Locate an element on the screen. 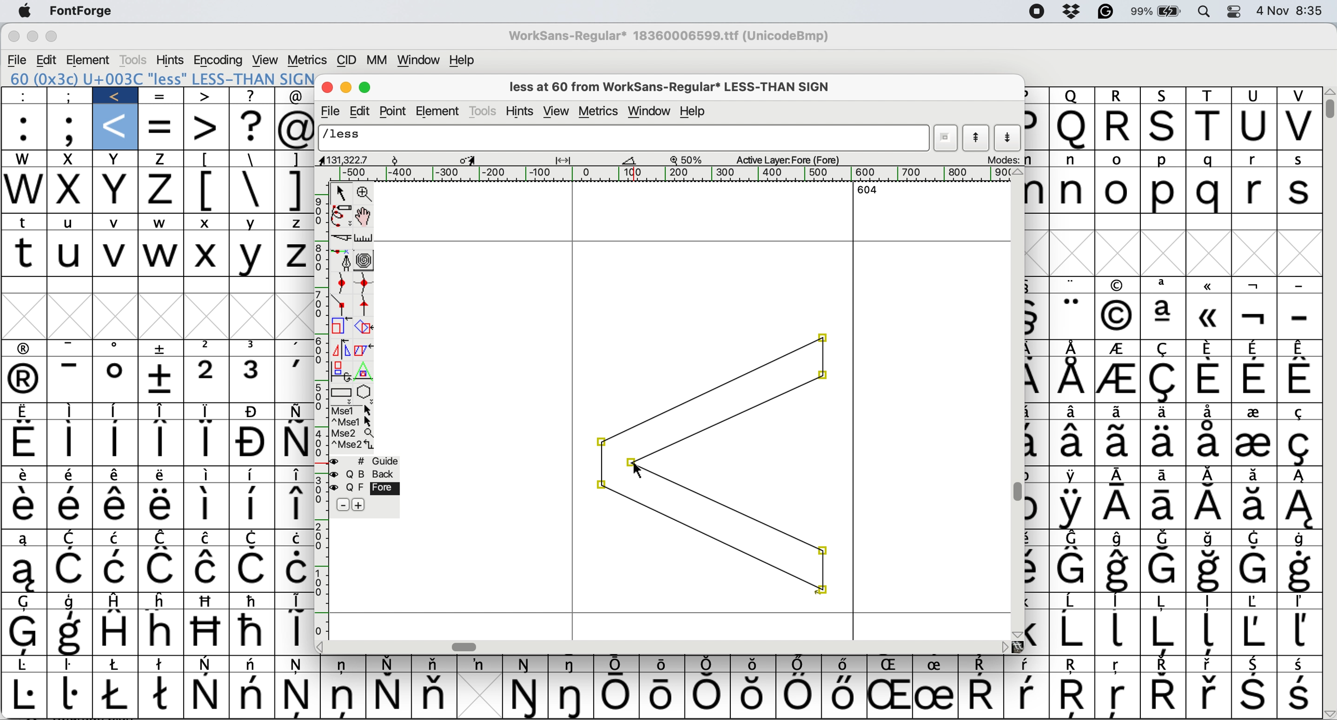  maximize is located at coordinates (366, 88).